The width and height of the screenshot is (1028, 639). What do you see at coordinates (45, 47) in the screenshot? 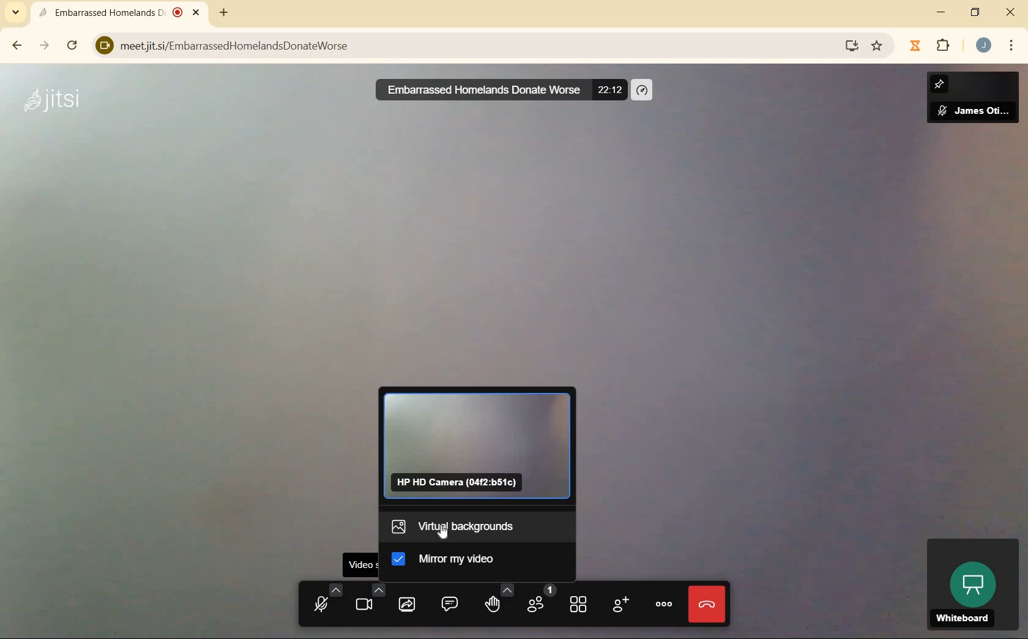
I see `forward` at bounding box center [45, 47].